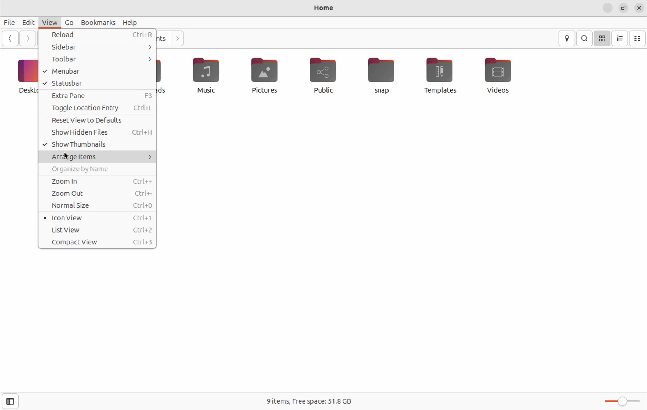 This screenshot has height=410, width=647. I want to click on arrange items, so click(96, 156).